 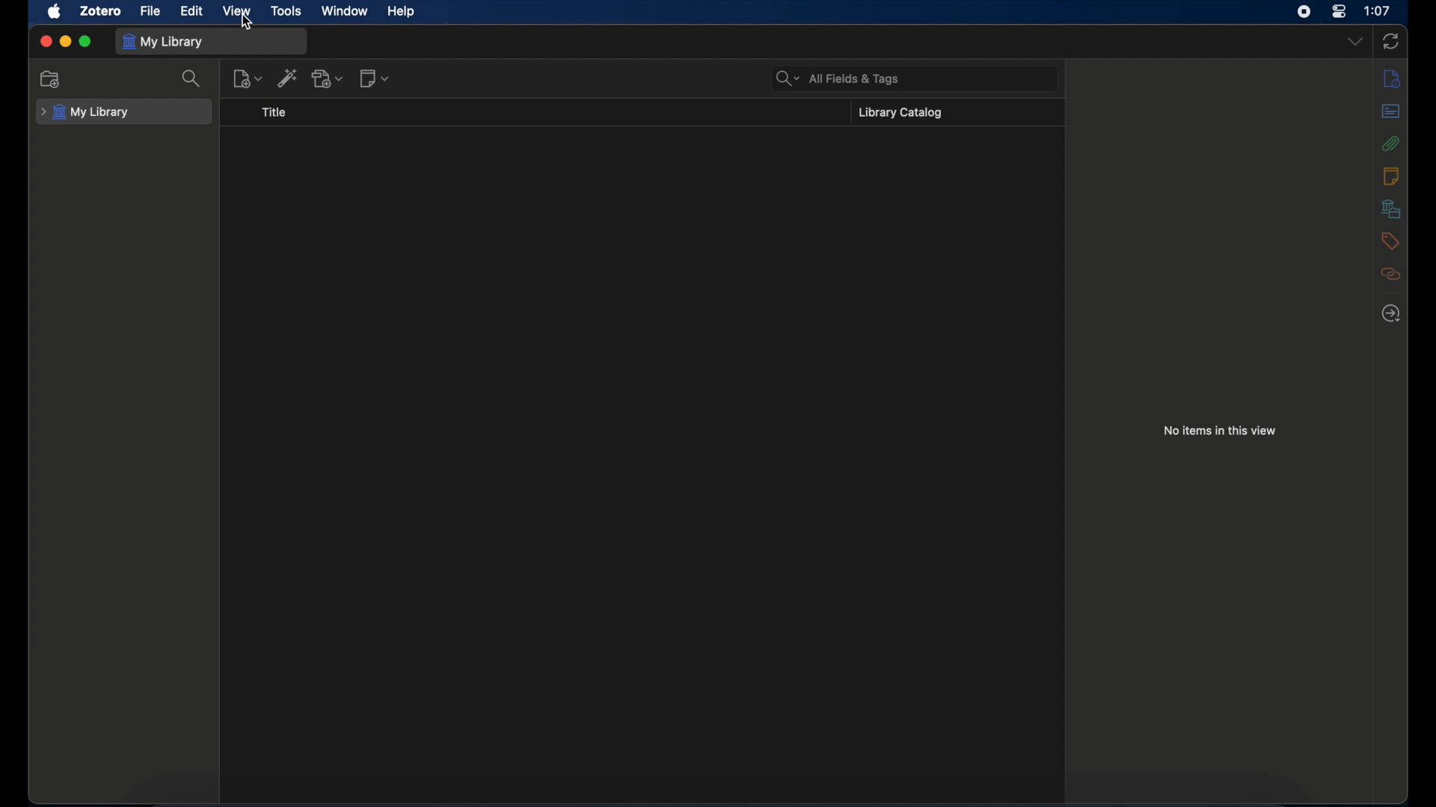 I want to click on search, so click(x=194, y=79).